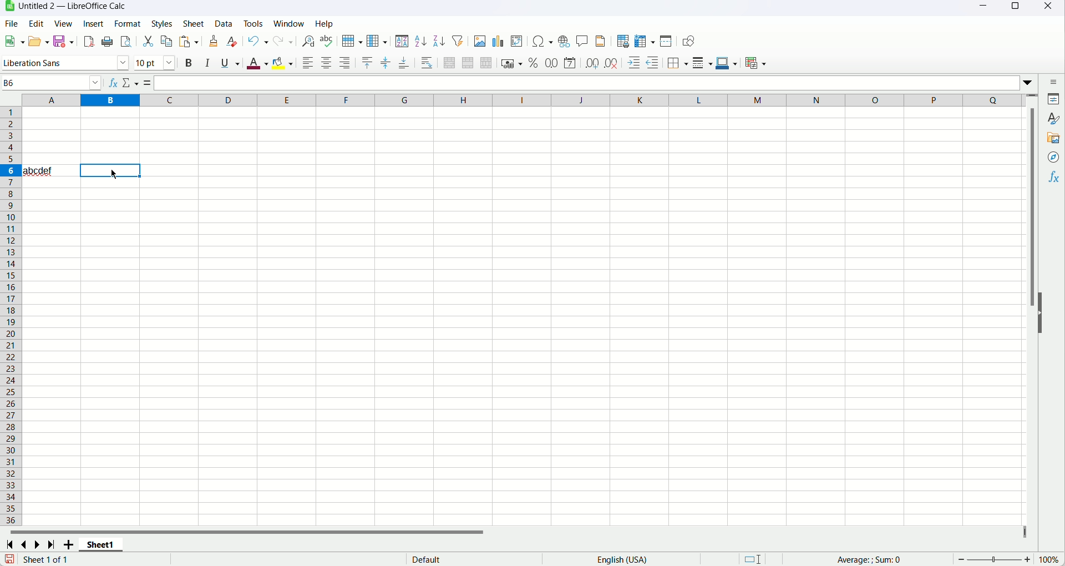  I want to click on help, so click(324, 23).